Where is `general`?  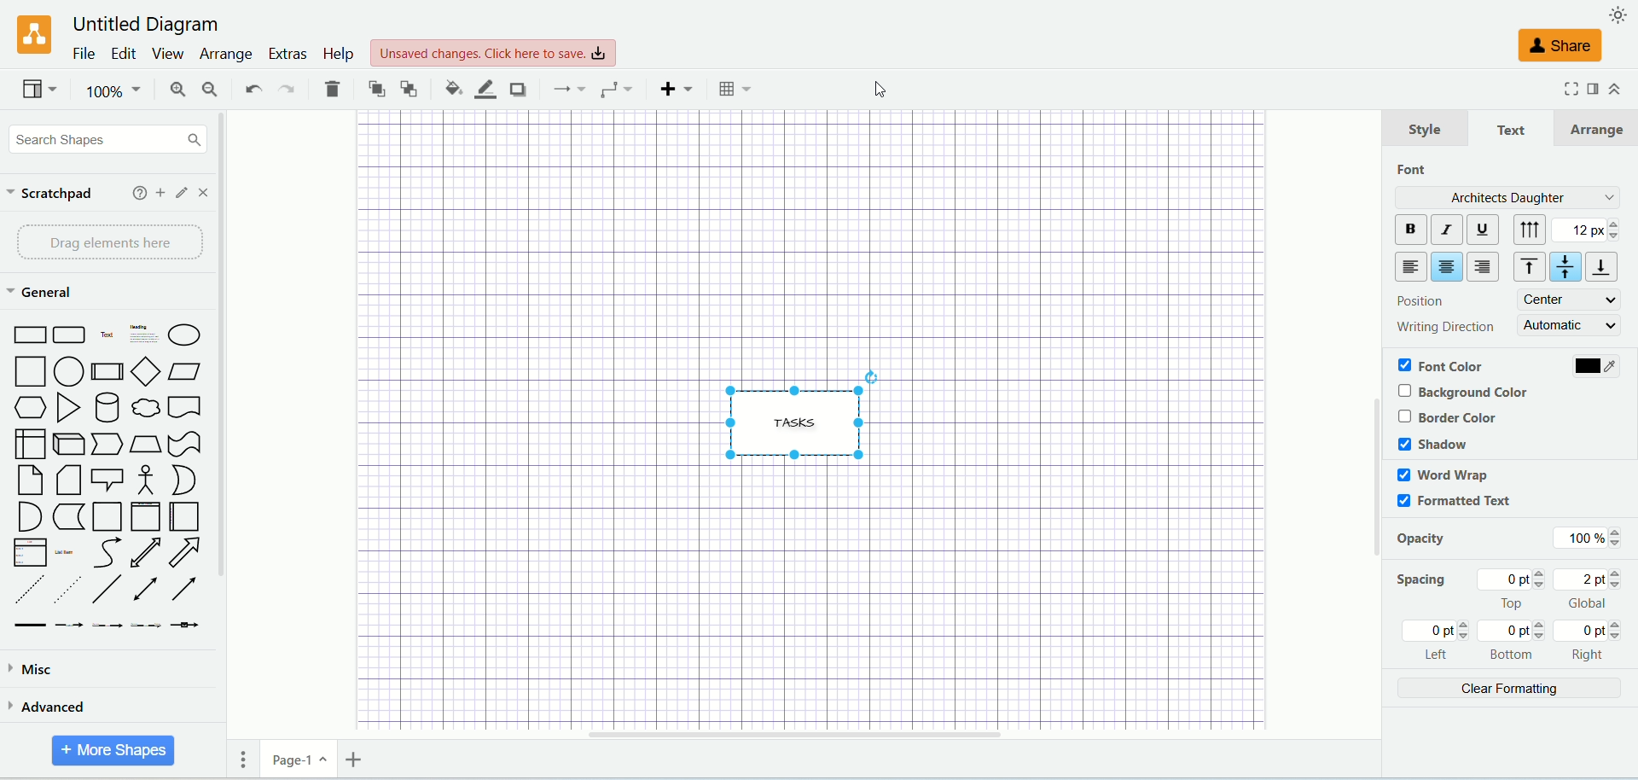 general is located at coordinates (38, 292).